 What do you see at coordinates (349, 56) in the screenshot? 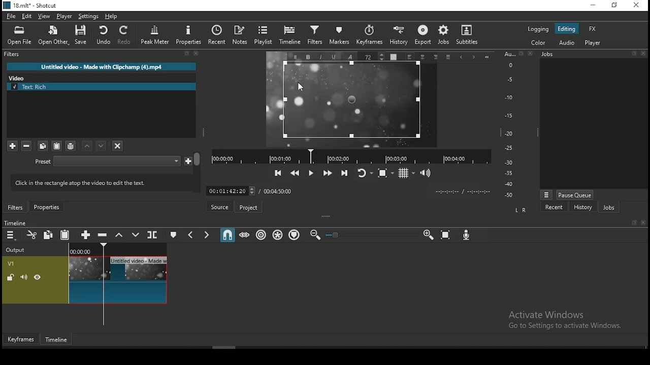
I see `Font Style` at bounding box center [349, 56].